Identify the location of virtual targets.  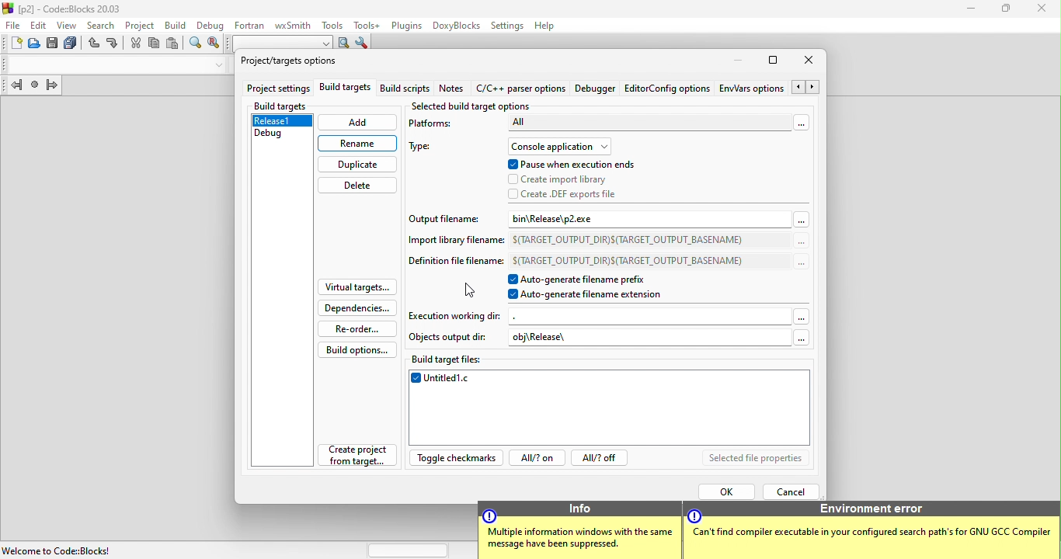
(356, 287).